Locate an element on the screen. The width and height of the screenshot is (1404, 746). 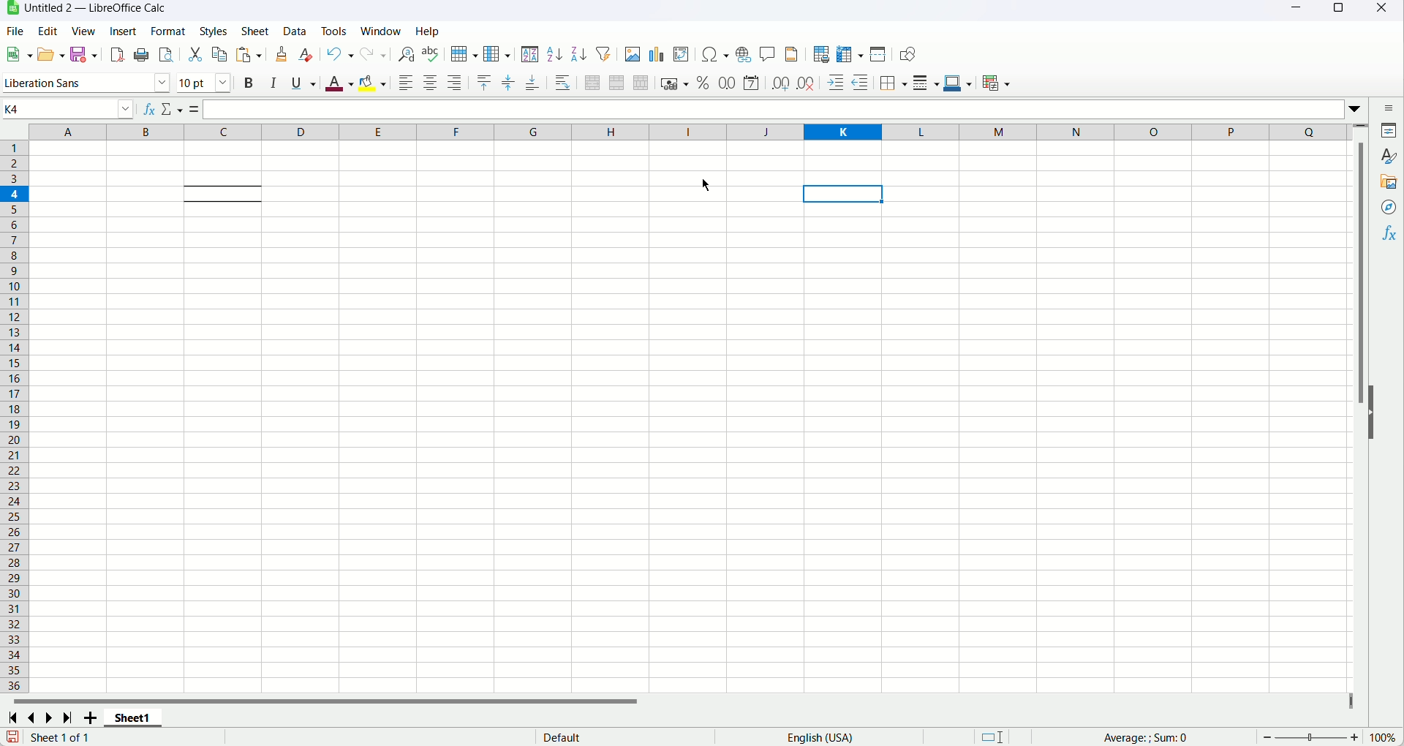
Export as pdf is located at coordinates (117, 54).